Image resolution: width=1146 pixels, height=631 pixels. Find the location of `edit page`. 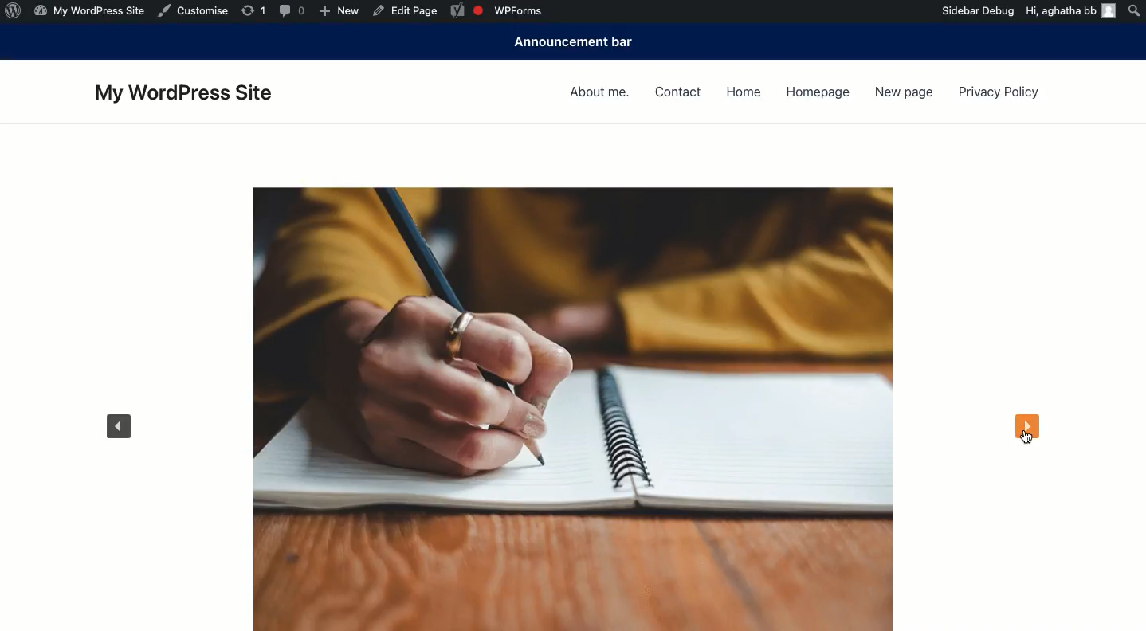

edit page is located at coordinates (406, 11).